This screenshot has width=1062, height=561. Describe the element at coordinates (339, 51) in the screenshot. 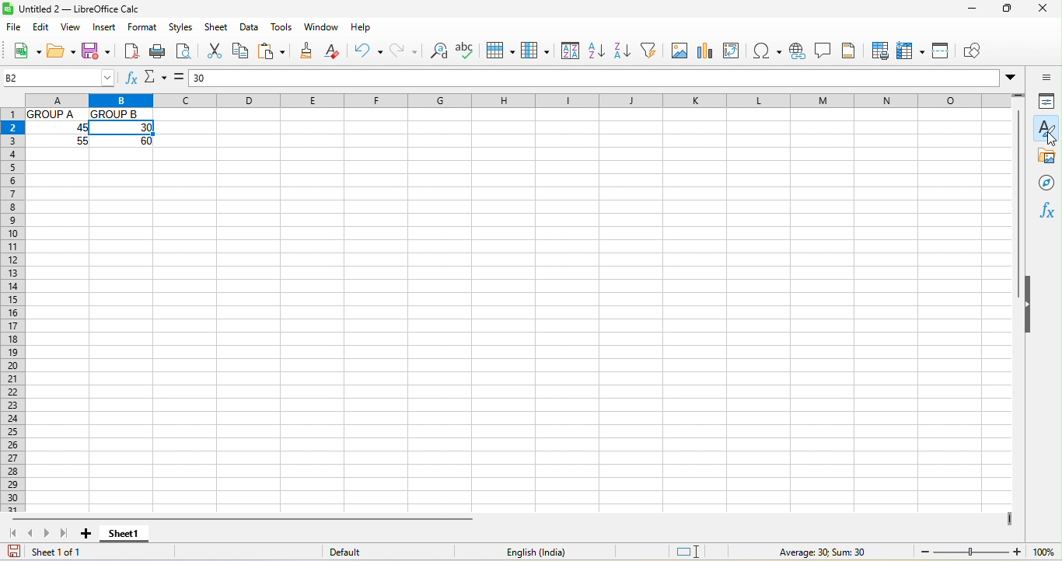

I see `clear formatting` at that location.